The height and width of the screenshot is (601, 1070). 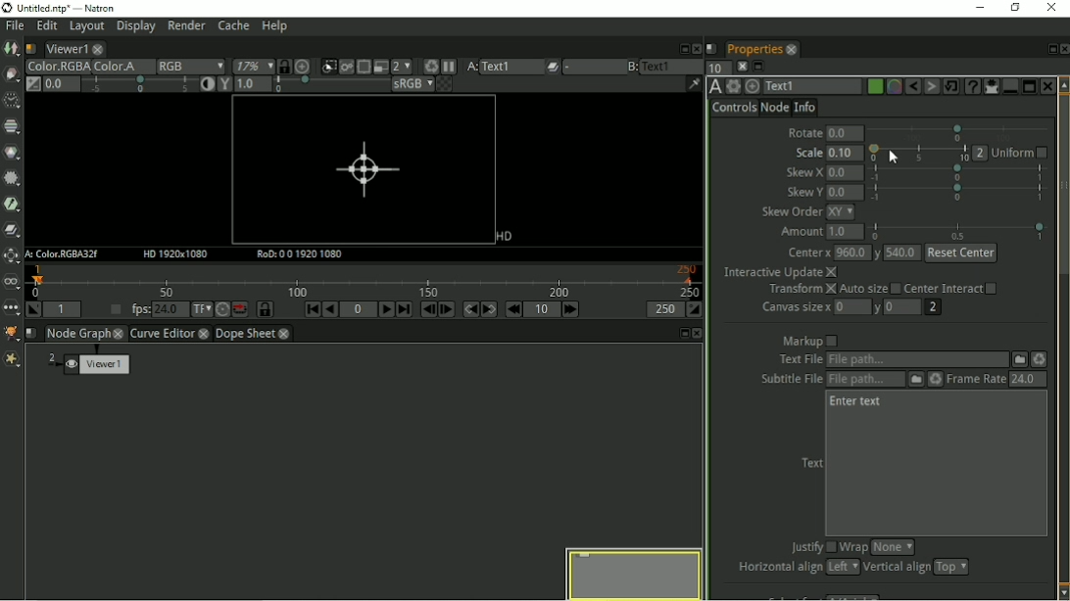 What do you see at coordinates (651, 67) in the screenshot?
I see `Viewer input B` at bounding box center [651, 67].